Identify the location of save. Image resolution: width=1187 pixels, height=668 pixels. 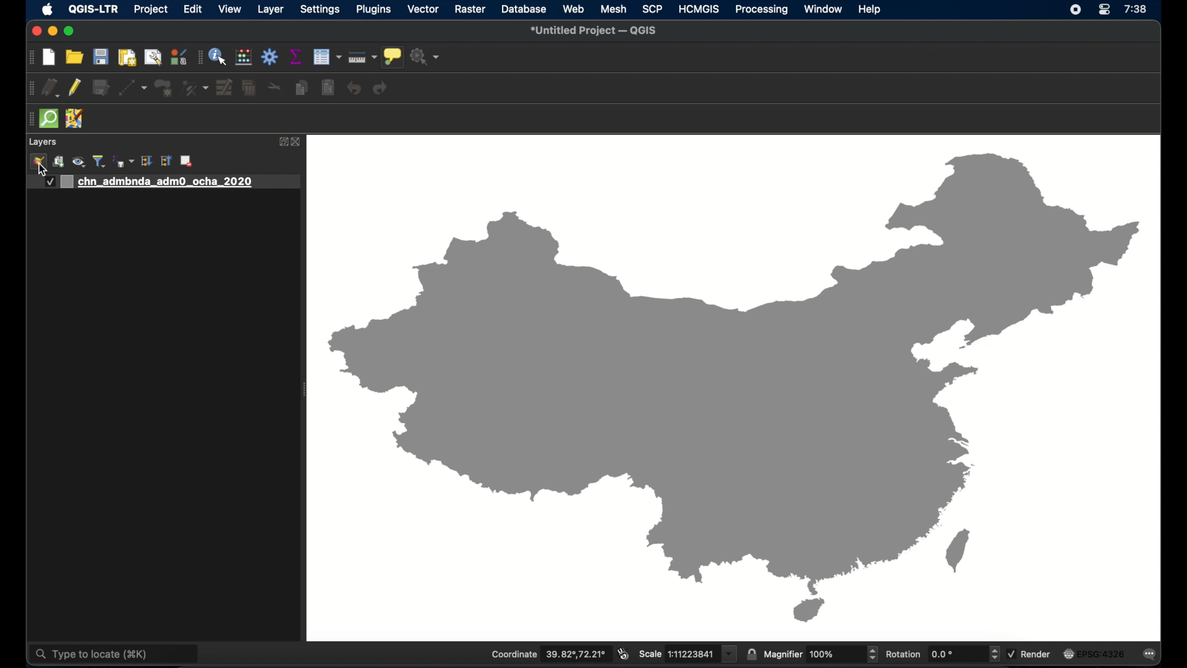
(101, 56).